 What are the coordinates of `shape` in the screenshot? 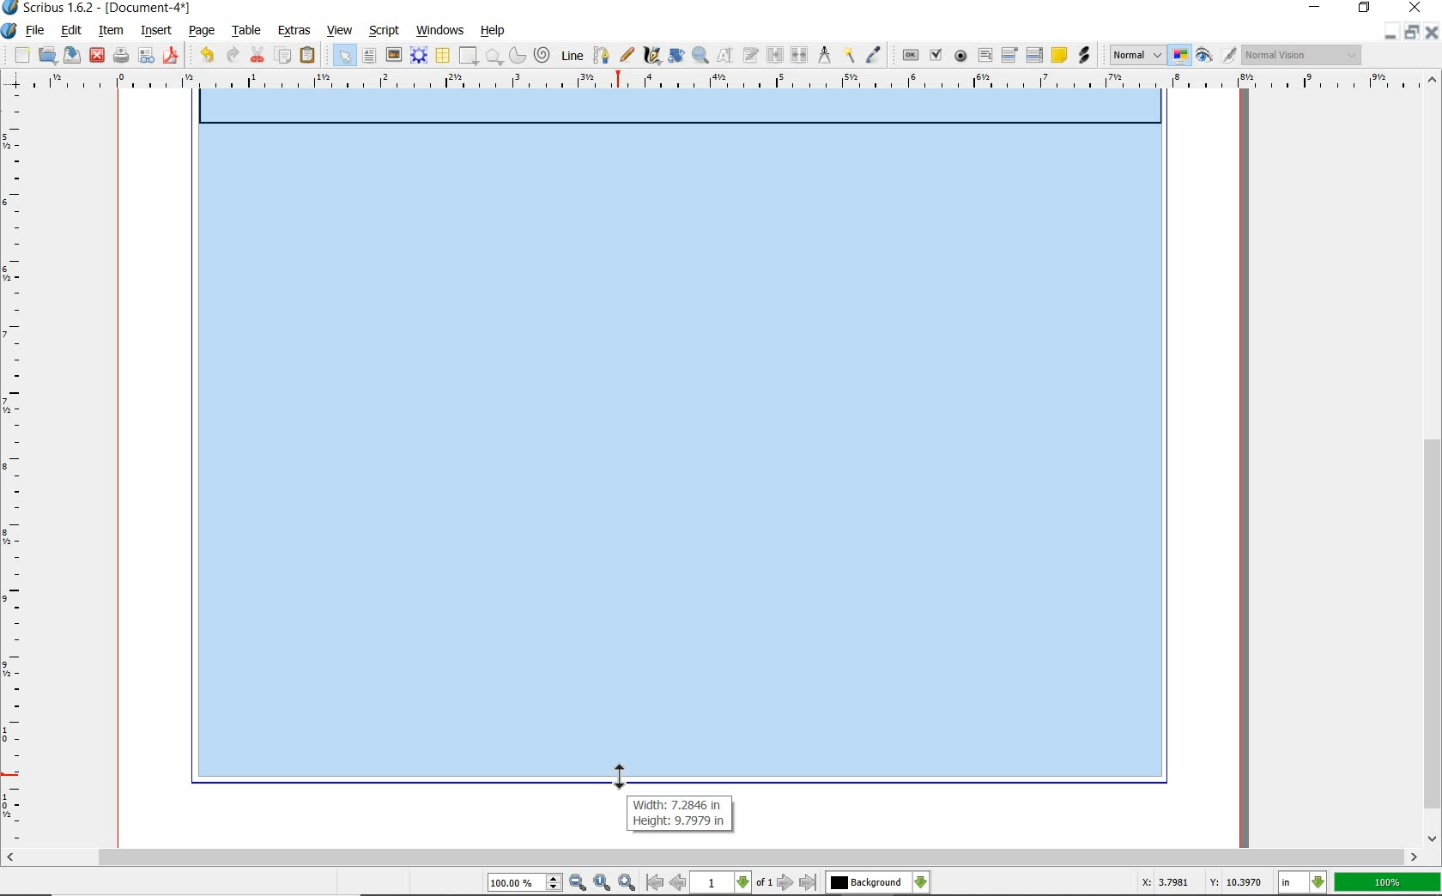 It's located at (469, 57).